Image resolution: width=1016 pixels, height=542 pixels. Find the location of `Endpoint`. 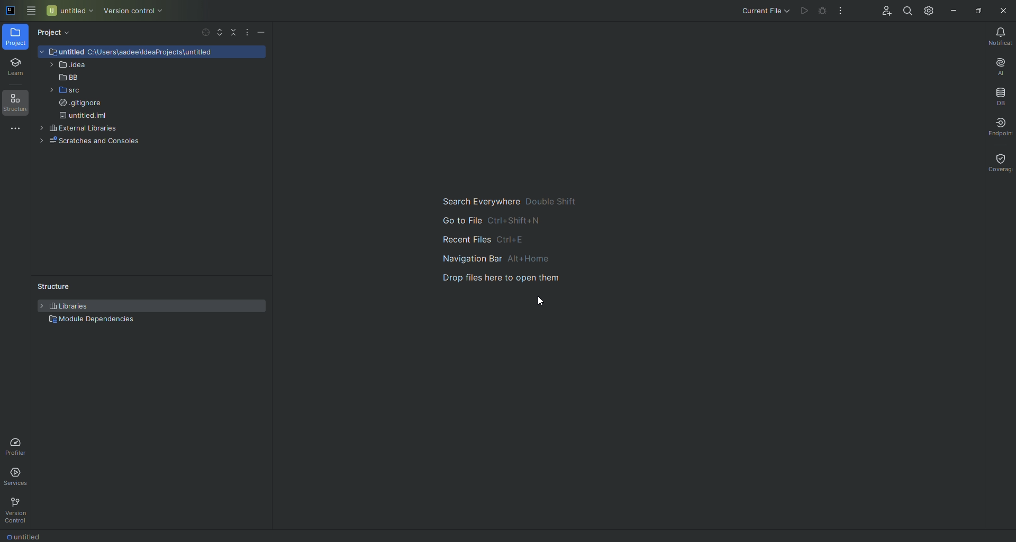

Endpoint is located at coordinates (1000, 127).